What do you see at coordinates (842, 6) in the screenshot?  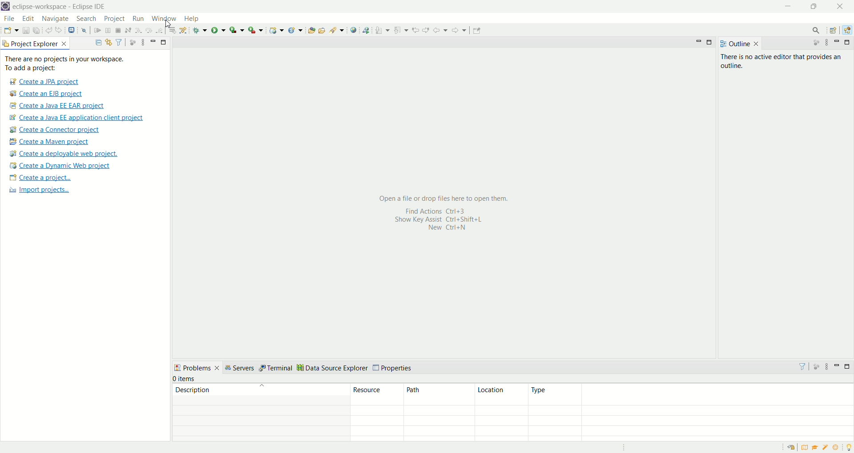 I see `close` at bounding box center [842, 6].